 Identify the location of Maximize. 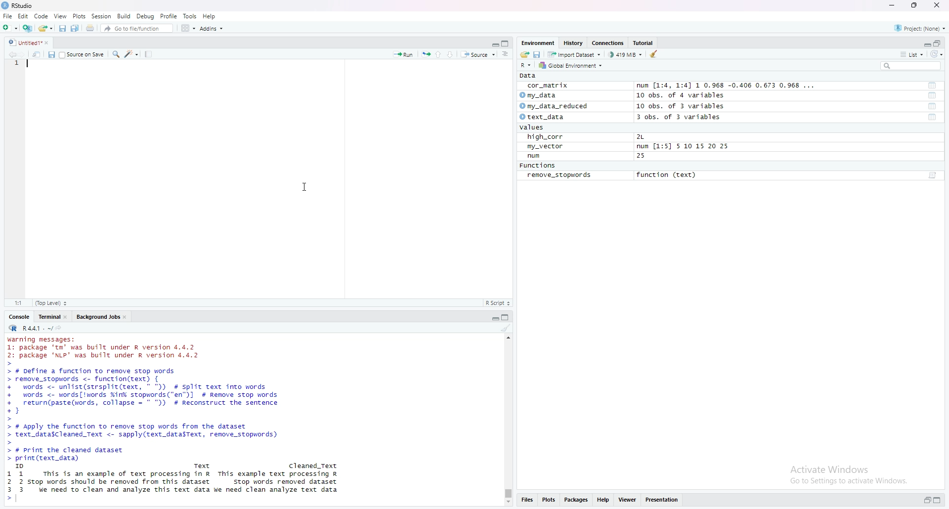
(505, 318).